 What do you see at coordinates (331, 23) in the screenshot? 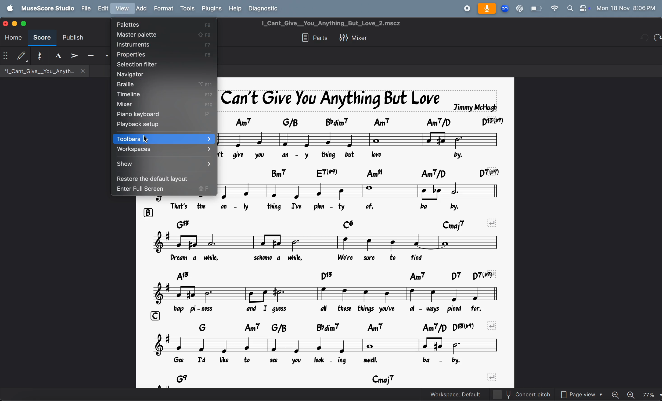
I see `I_Cant_Give__You_Anything_But_Love_2.mscz` at bounding box center [331, 23].